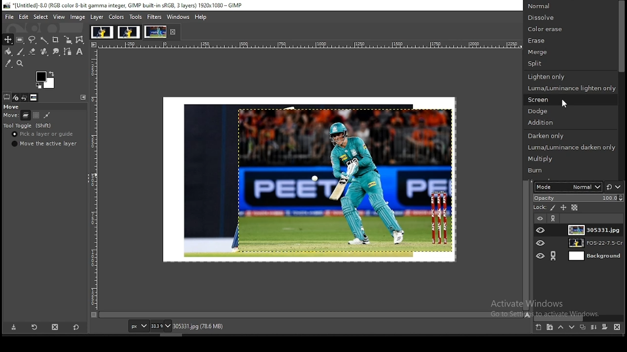  I want to click on mouse pointer, so click(564, 103).